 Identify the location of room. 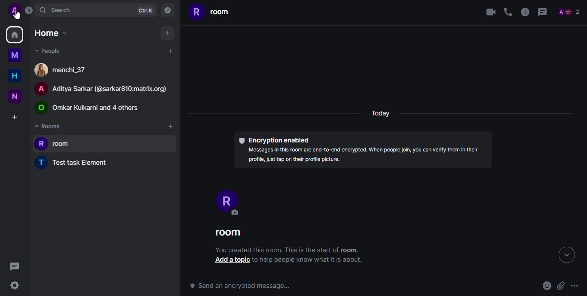
(210, 12).